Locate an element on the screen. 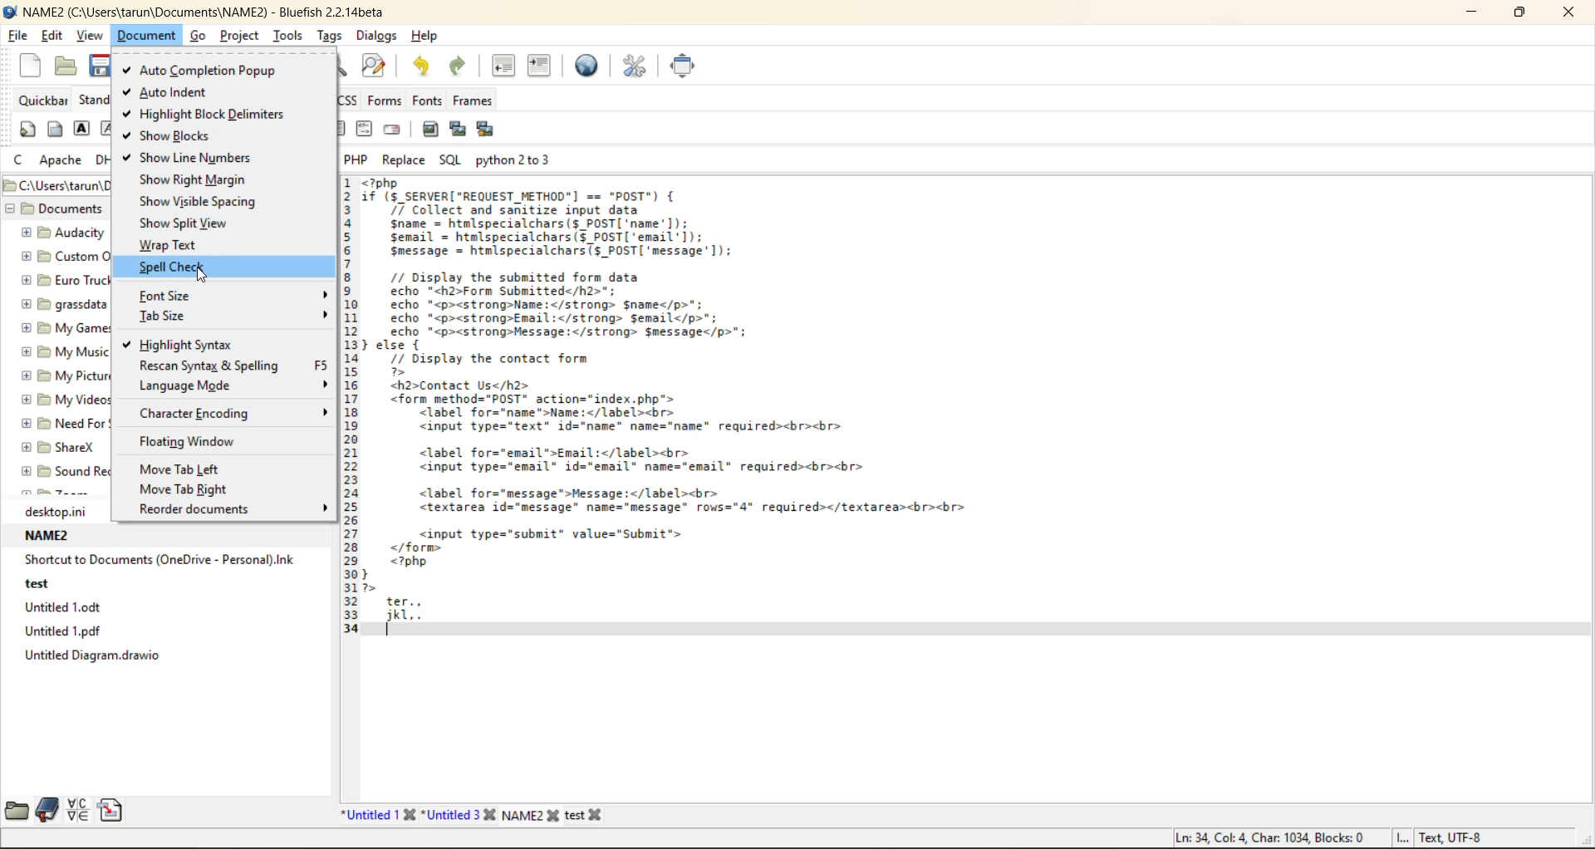 The height and width of the screenshot is (849, 1595). dialogs is located at coordinates (378, 37).